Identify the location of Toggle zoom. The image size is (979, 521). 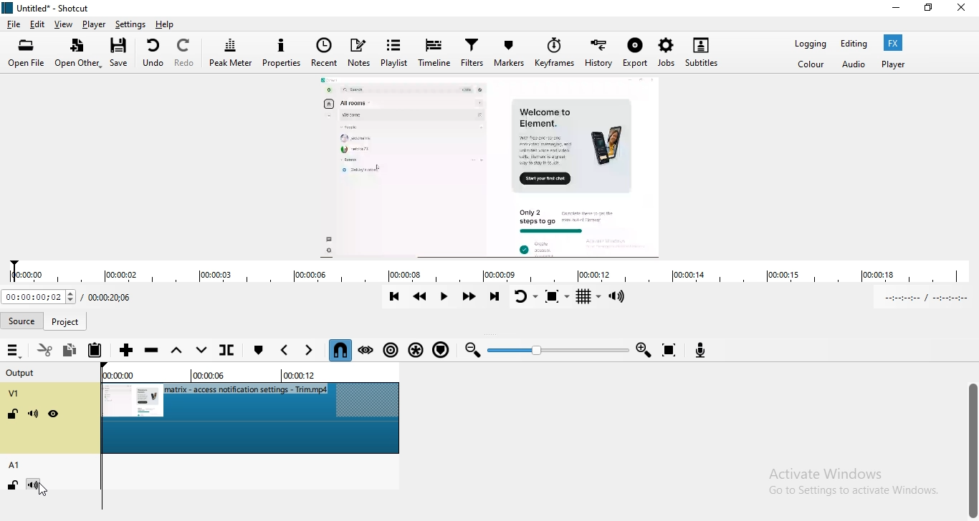
(558, 297).